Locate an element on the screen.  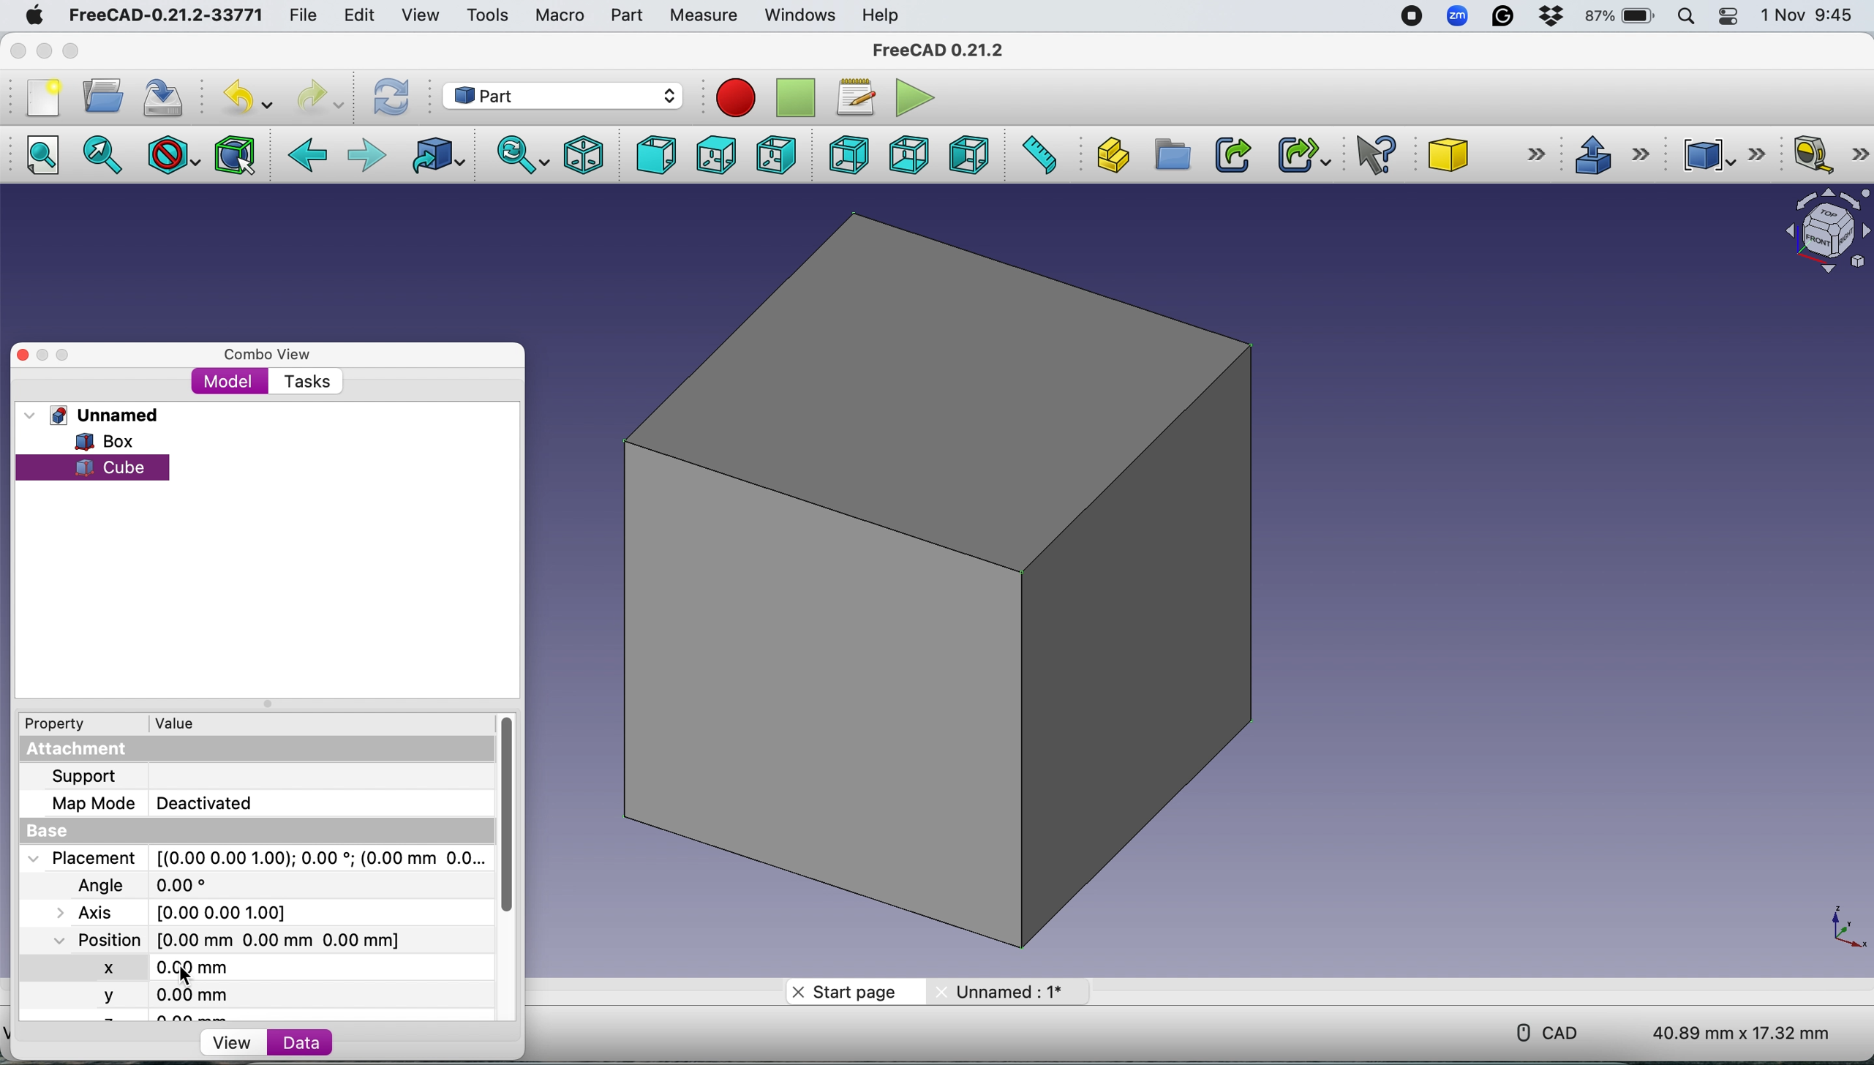
1 Nov 9:45 is located at coordinates (1810, 15).